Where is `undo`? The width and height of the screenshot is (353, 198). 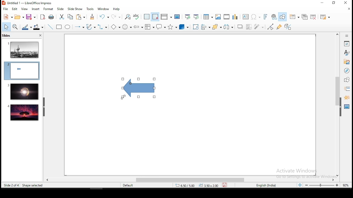 undo is located at coordinates (105, 17).